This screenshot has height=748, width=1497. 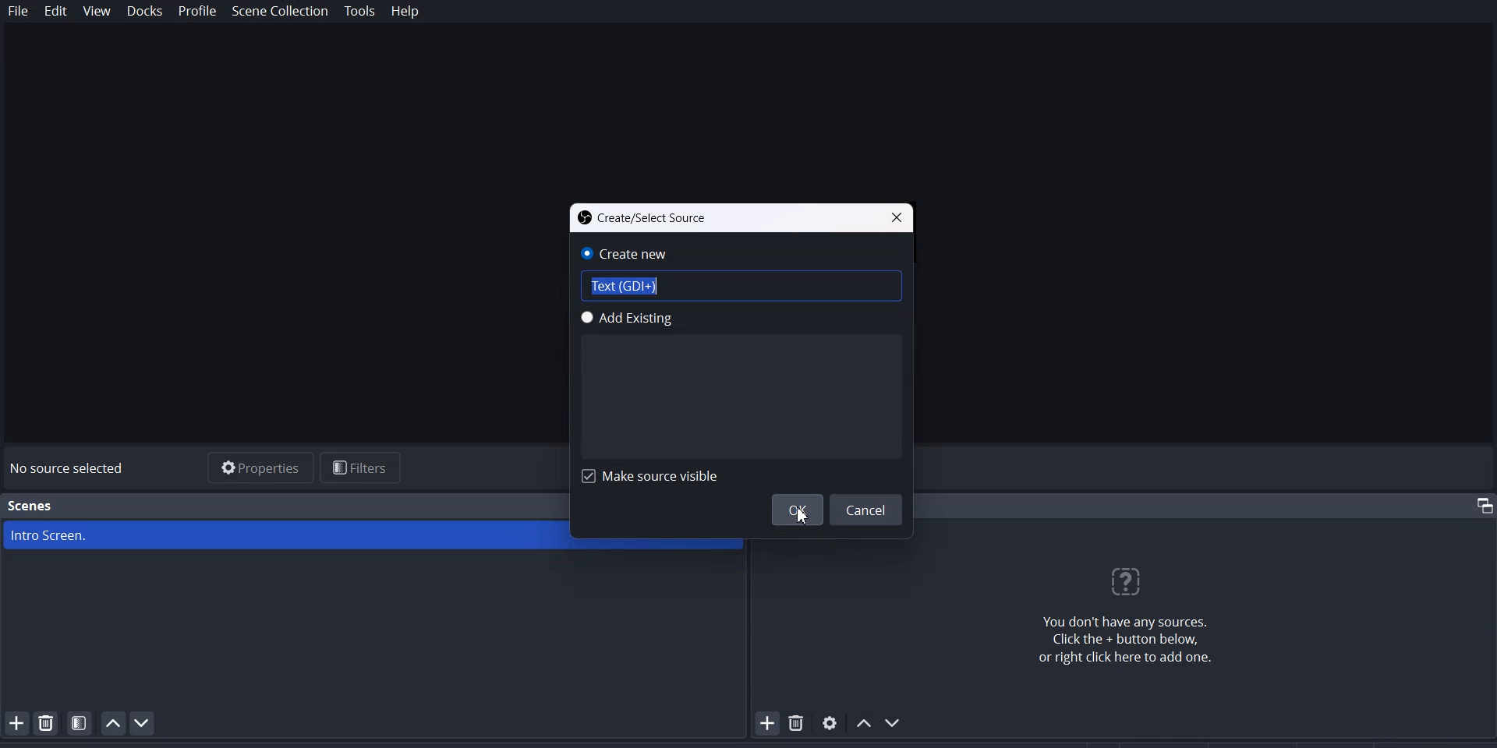 I want to click on Move scene Down, so click(x=143, y=723).